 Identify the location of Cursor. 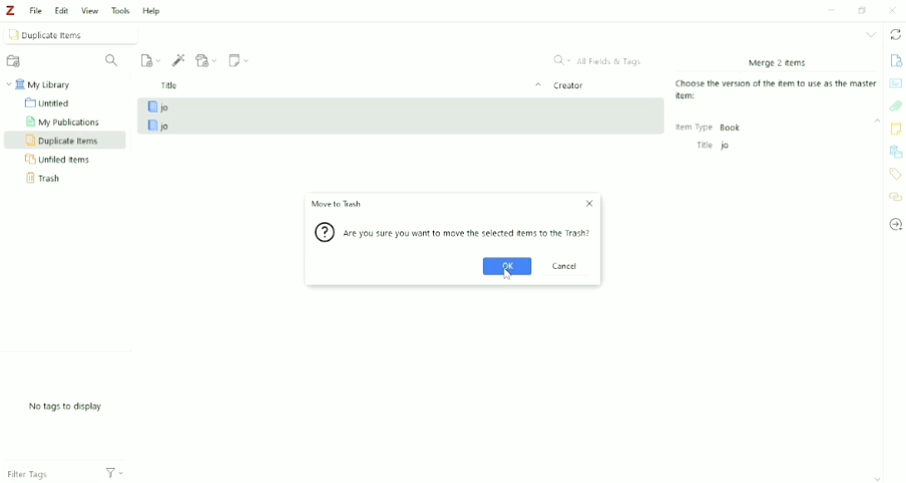
(508, 276).